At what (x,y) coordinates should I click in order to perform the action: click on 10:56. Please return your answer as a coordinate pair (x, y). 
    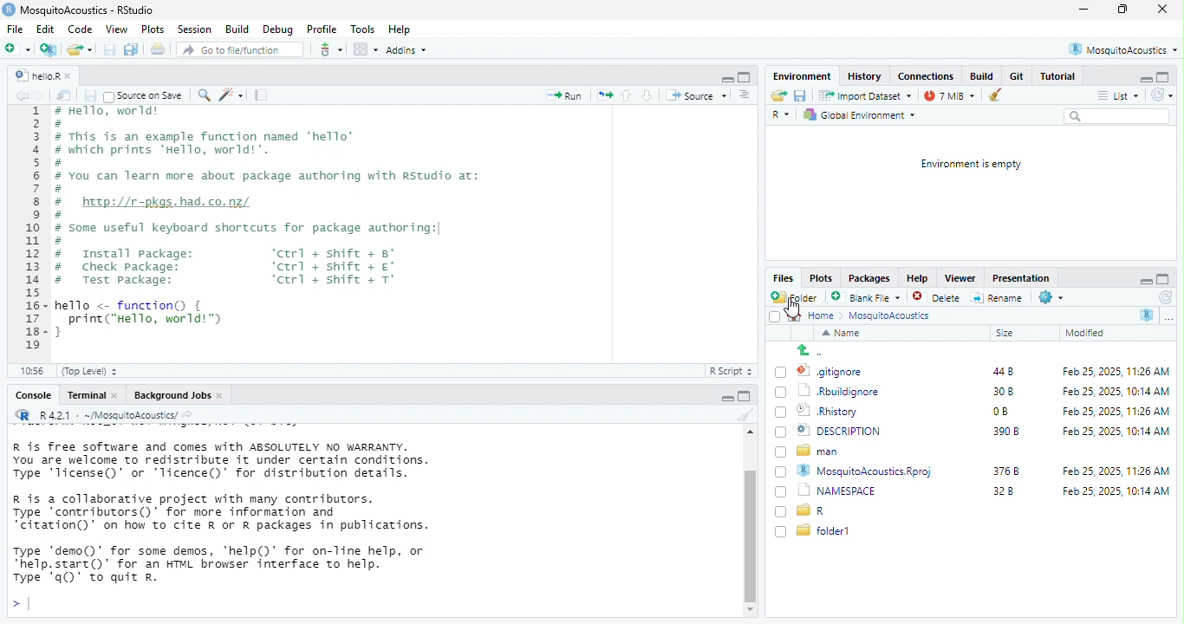
    Looking at the image, I should click on (36, 371).